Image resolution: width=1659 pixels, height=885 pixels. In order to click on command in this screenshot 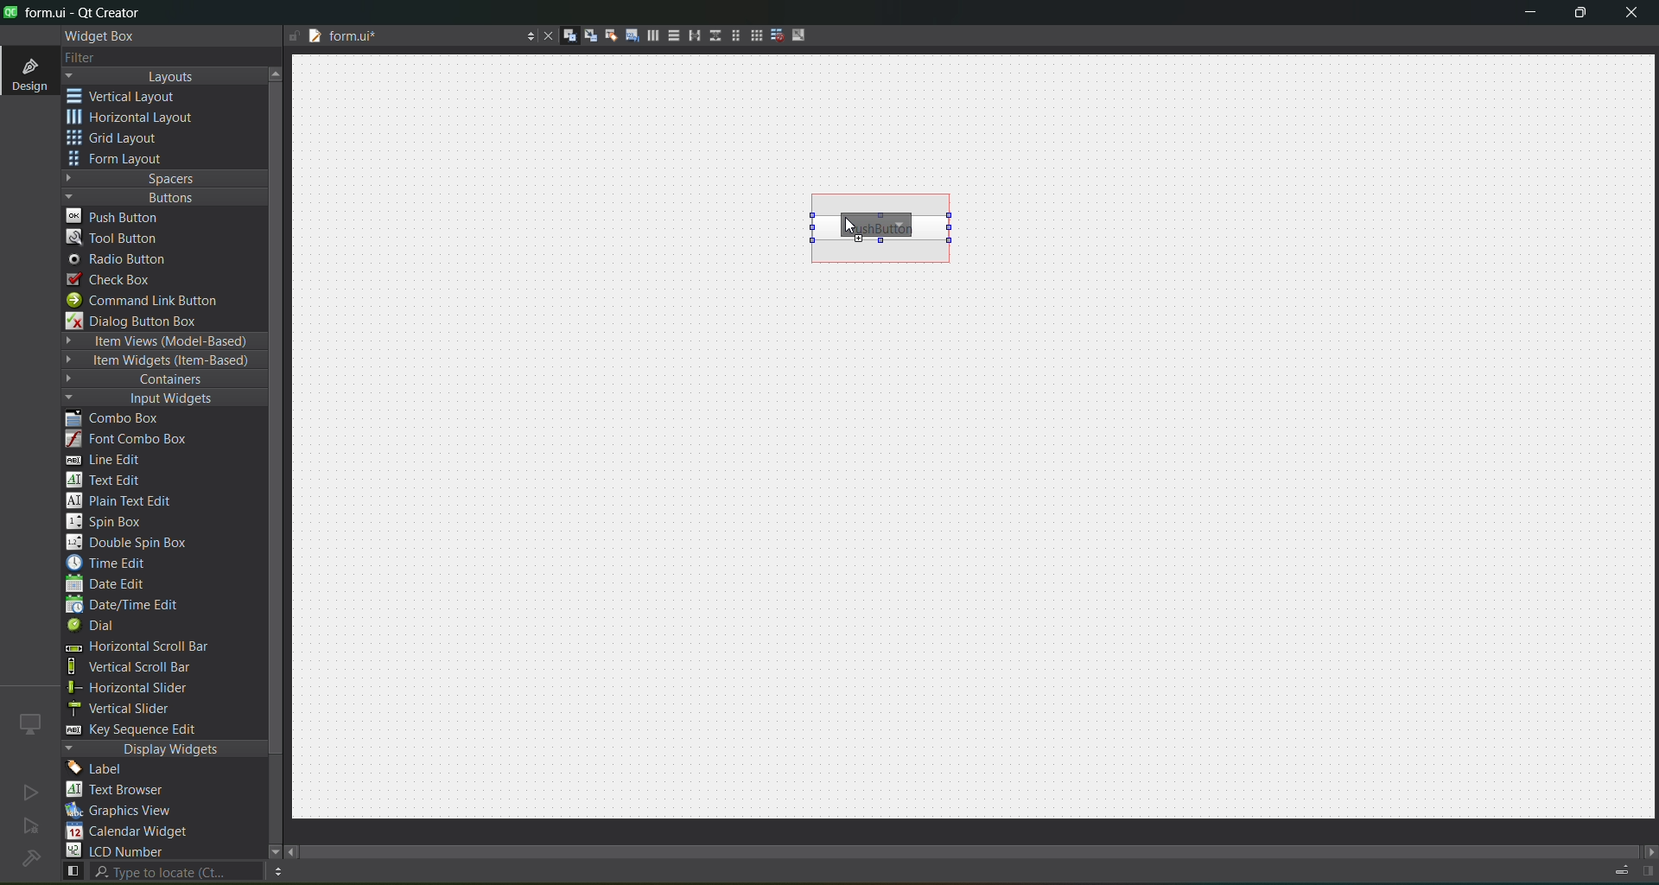, I will do `click(154, 302)`.